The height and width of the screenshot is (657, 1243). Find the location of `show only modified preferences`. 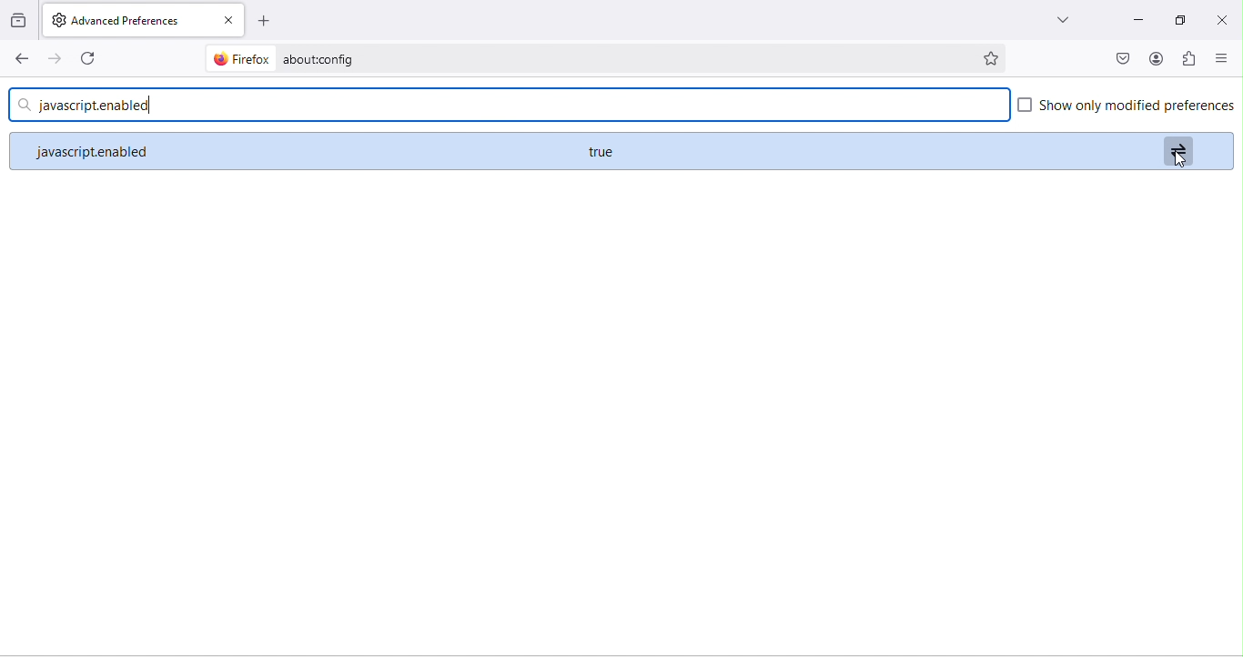

show only modified preferences is located at coordinates (1127, 108).